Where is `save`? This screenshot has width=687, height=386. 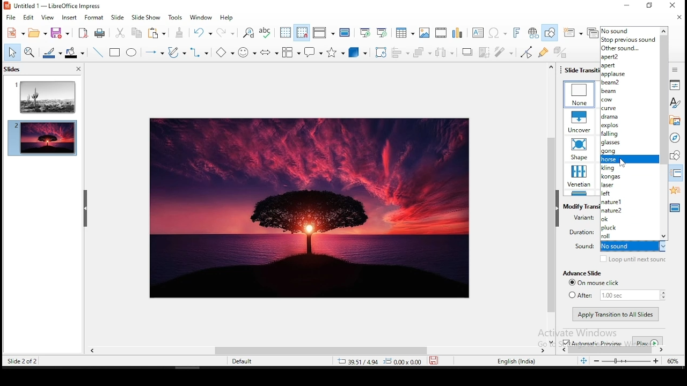
save is located at coordinates (433, 362).